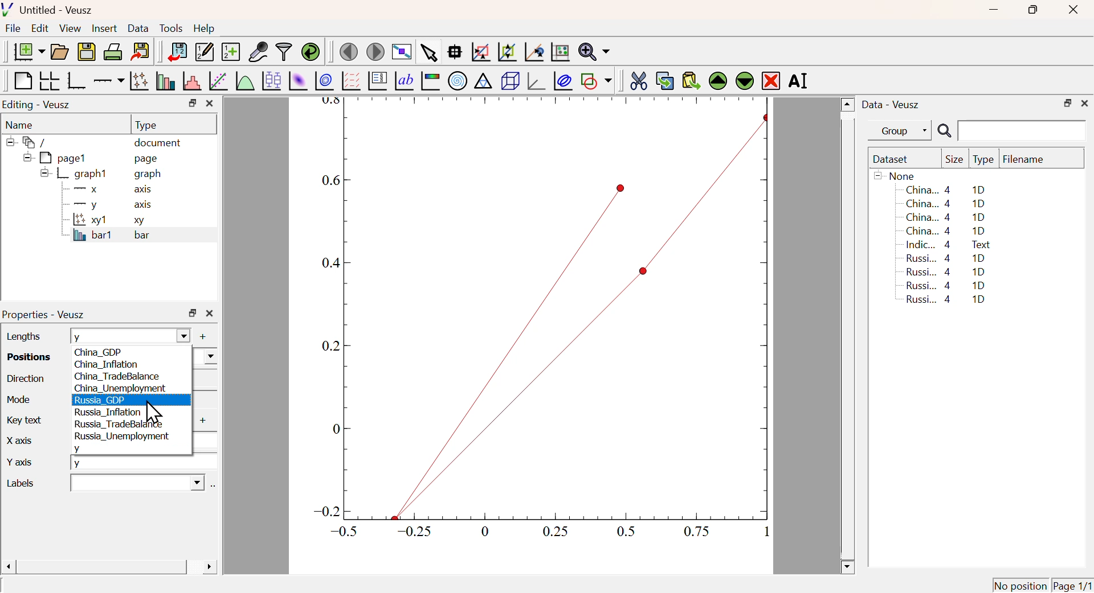 The width and height of the screenshot is (1094, 593). Describe the element at coordinates (893, 105) in the screenshot. I see `Data - Veusz` at that location.